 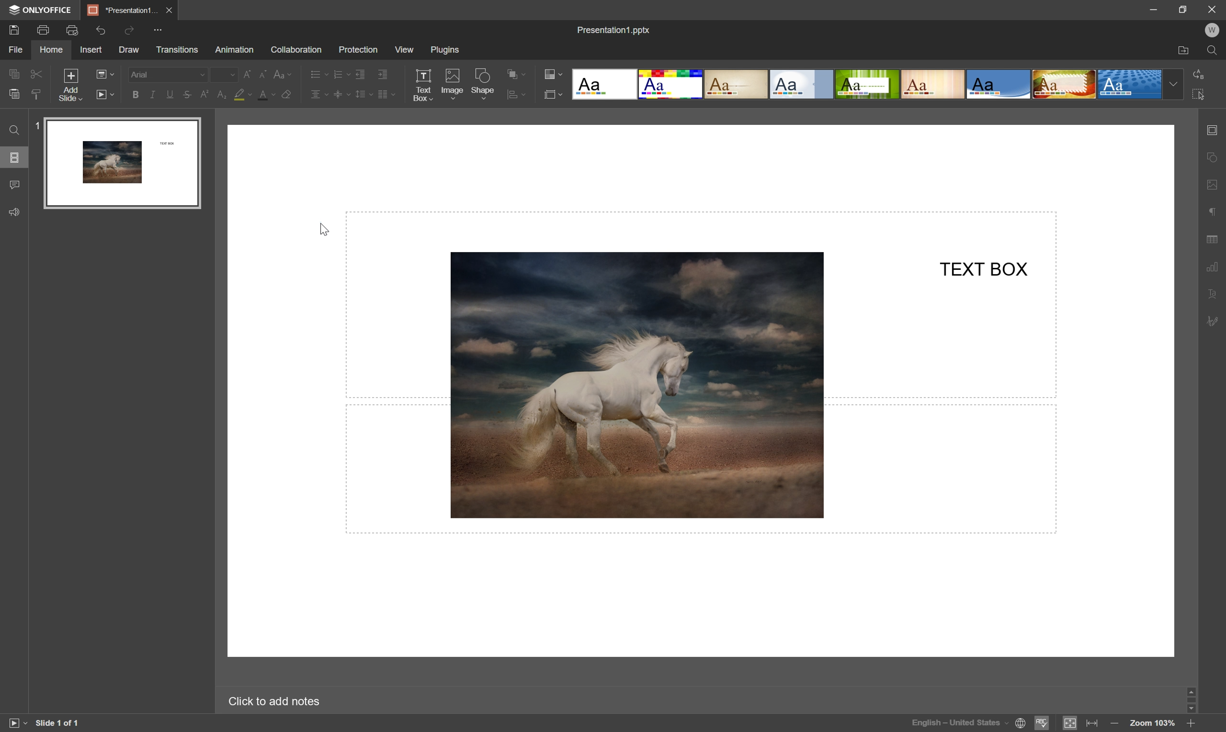 What do you see at coordinates (268, 95) in the screenshot?
I see `font color` at bounding box center [268, 95].